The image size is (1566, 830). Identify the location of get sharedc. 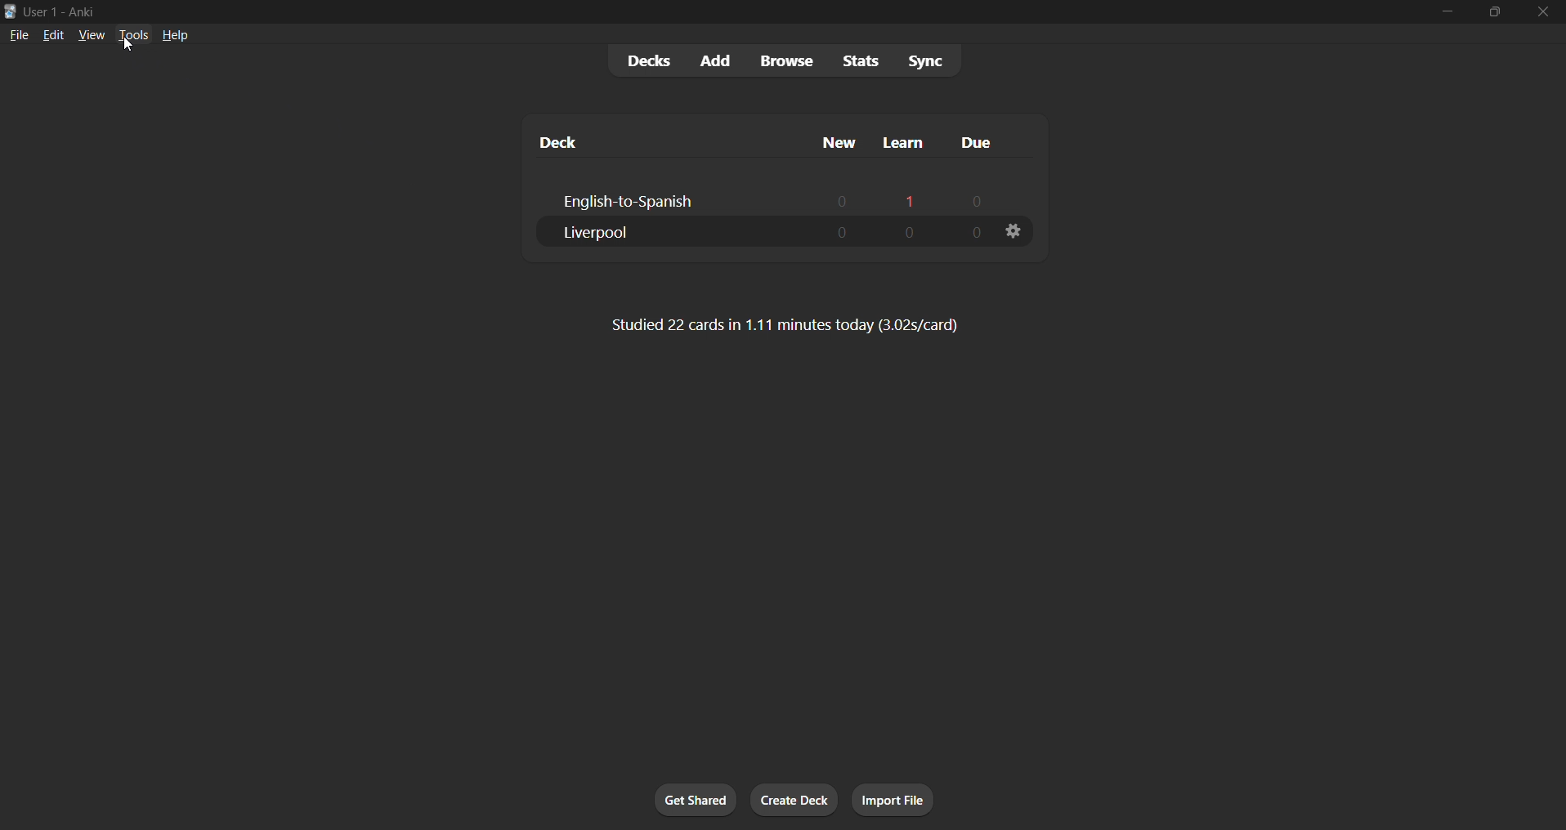
(693, 797).